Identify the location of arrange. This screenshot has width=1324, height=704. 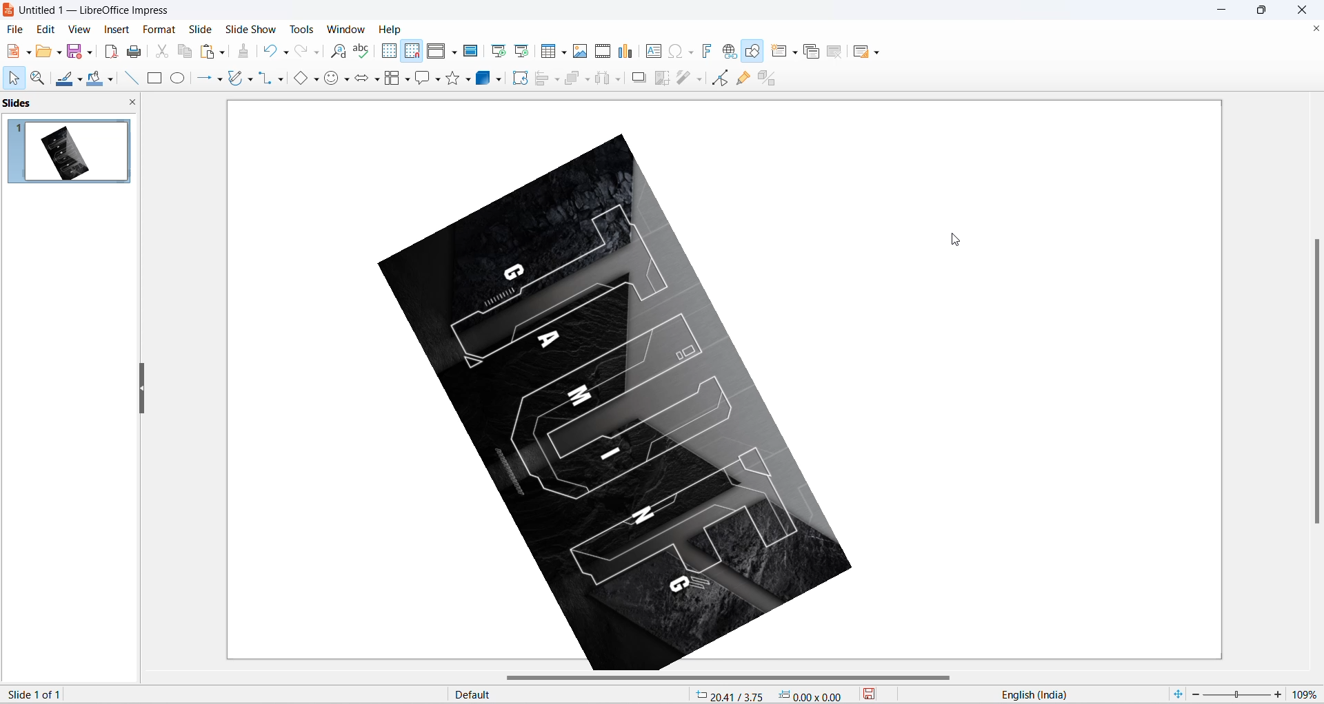
(576, 77).